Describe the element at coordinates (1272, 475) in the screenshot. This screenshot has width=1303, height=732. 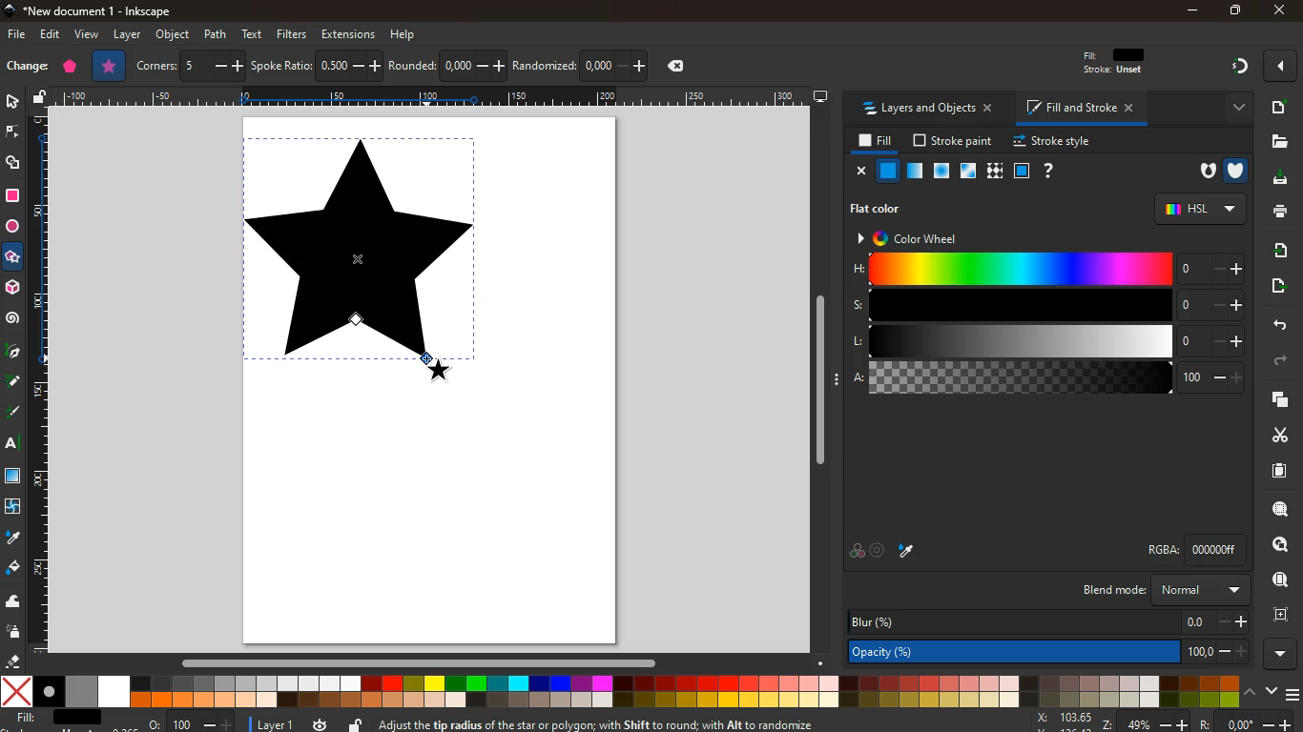
I see `sheet` at that location.